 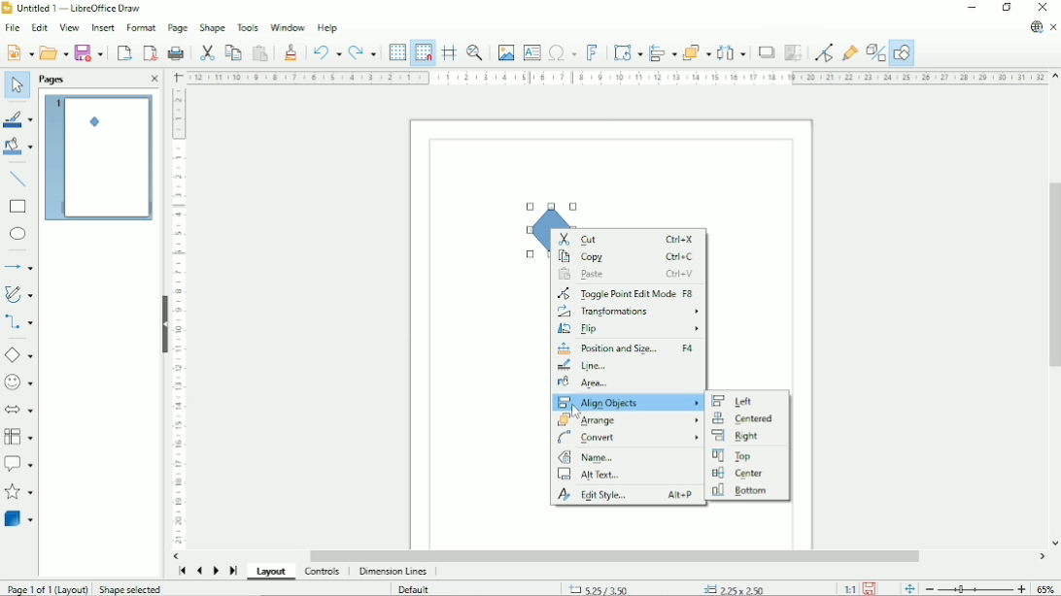 I want to click on Lines and arrows, so click(x=20, y=266).